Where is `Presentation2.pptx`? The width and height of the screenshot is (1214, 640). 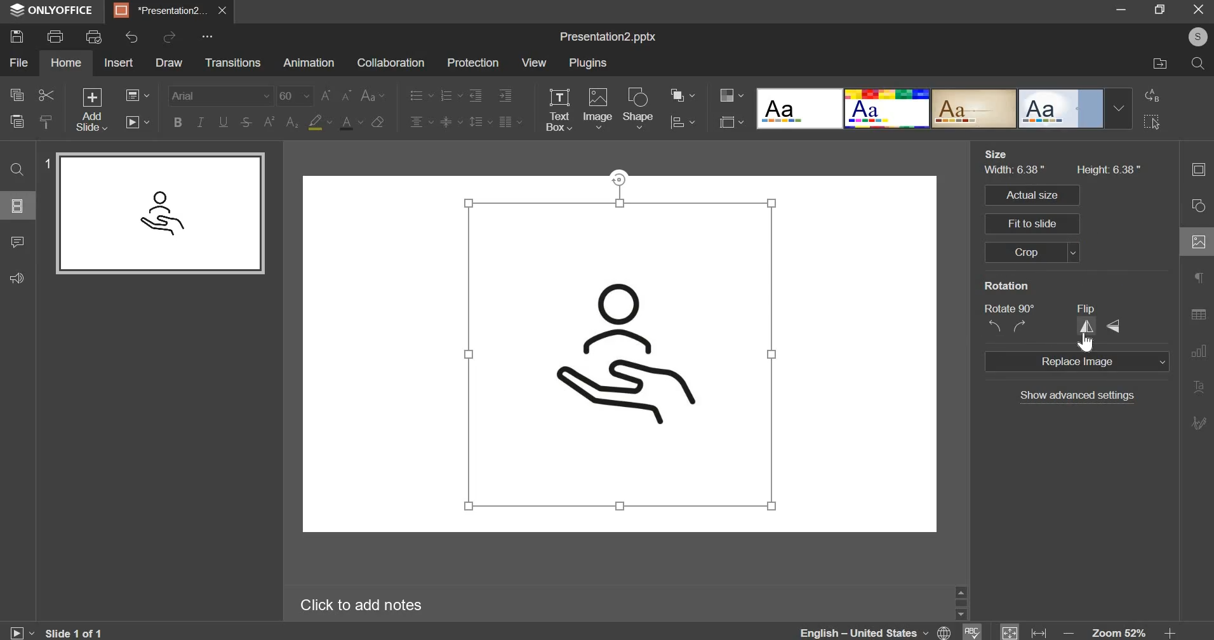
Presentation2.pptx is located at coordinates (606, 37).